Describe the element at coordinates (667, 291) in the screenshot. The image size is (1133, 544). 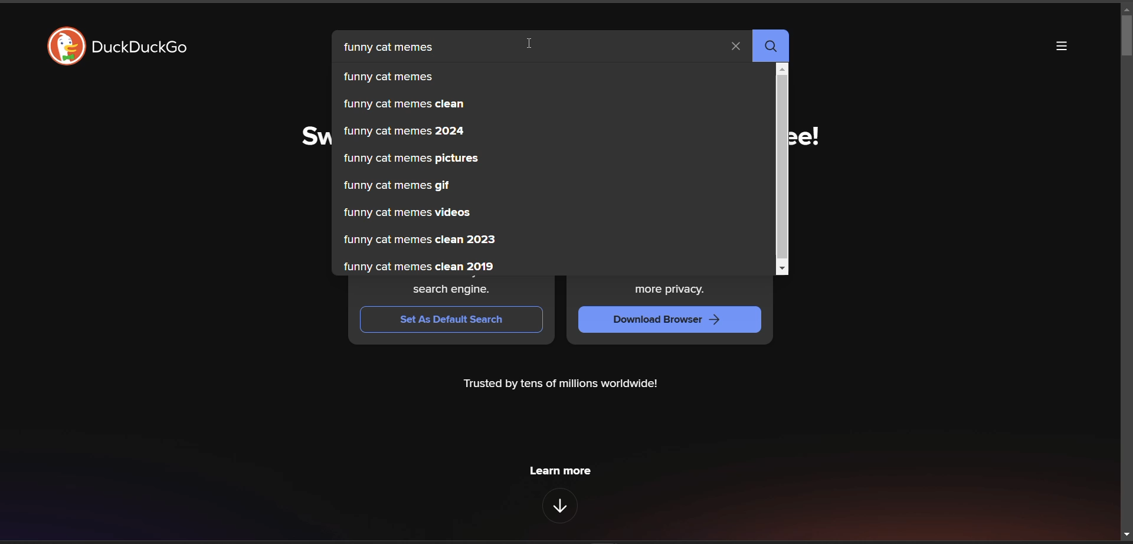
I see `more privacy.` at that location.